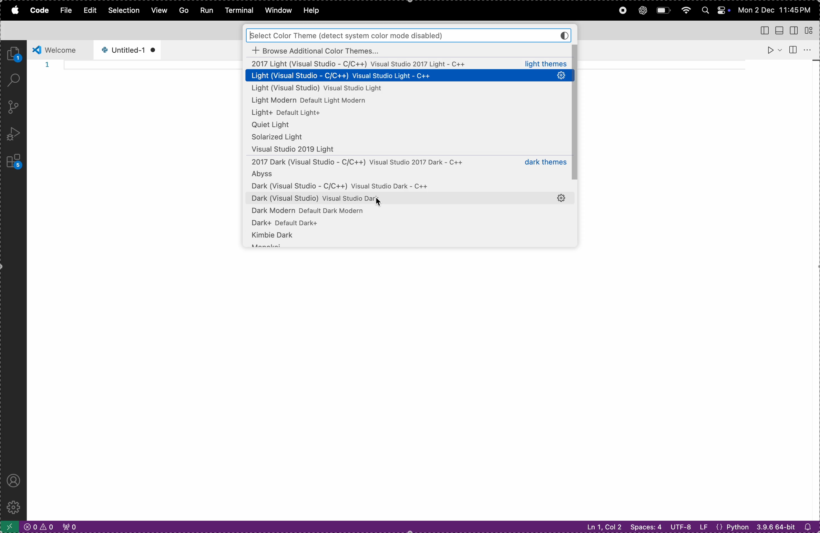  What do you see at coordinates (777, 9) in the screenshot?
I see `date and time` at bounding box center [777, 9].